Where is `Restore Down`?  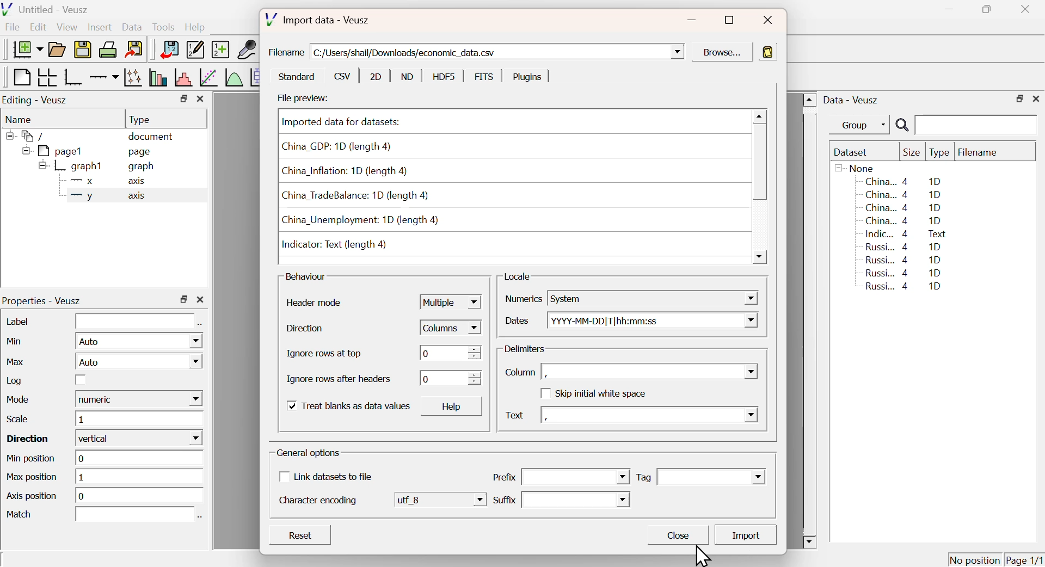
Restore Down is located at coordinates (1019, 99).